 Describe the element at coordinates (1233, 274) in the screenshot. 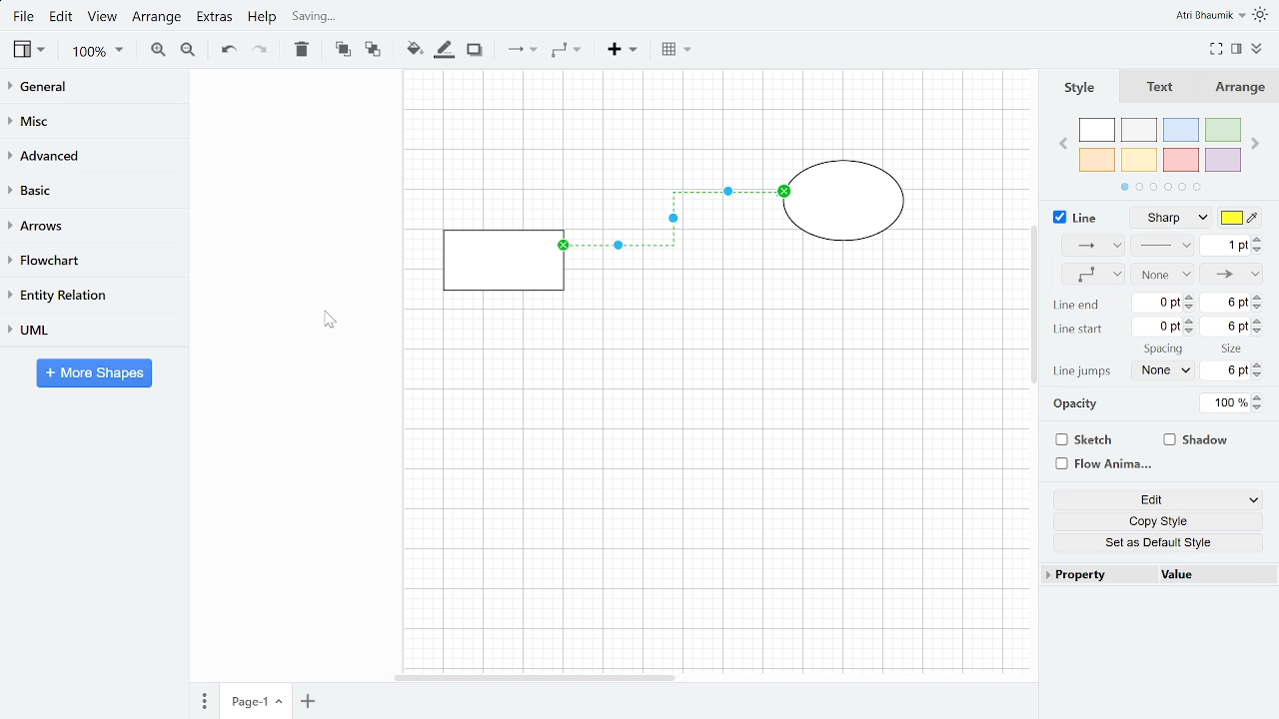

I see `Lie end` at that location.